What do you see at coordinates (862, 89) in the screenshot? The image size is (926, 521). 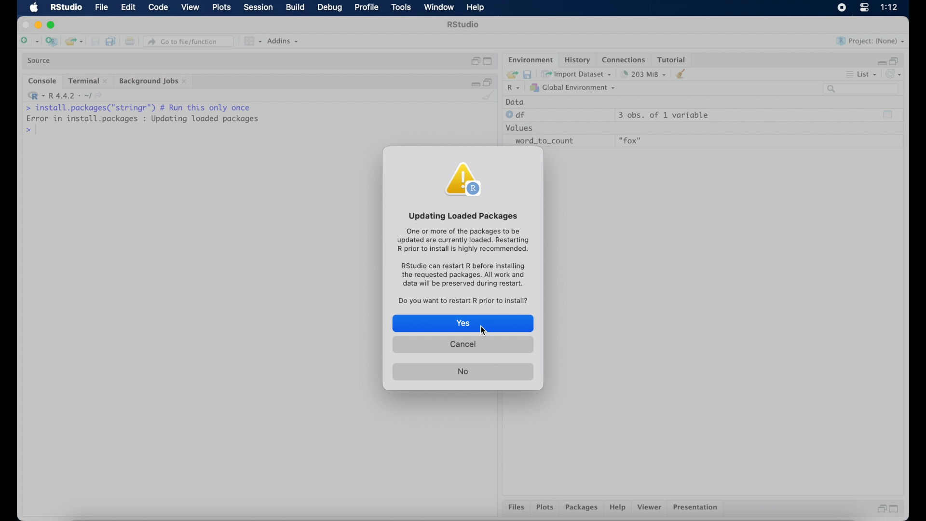 I see `search bar` at bounding box center [862, 89].